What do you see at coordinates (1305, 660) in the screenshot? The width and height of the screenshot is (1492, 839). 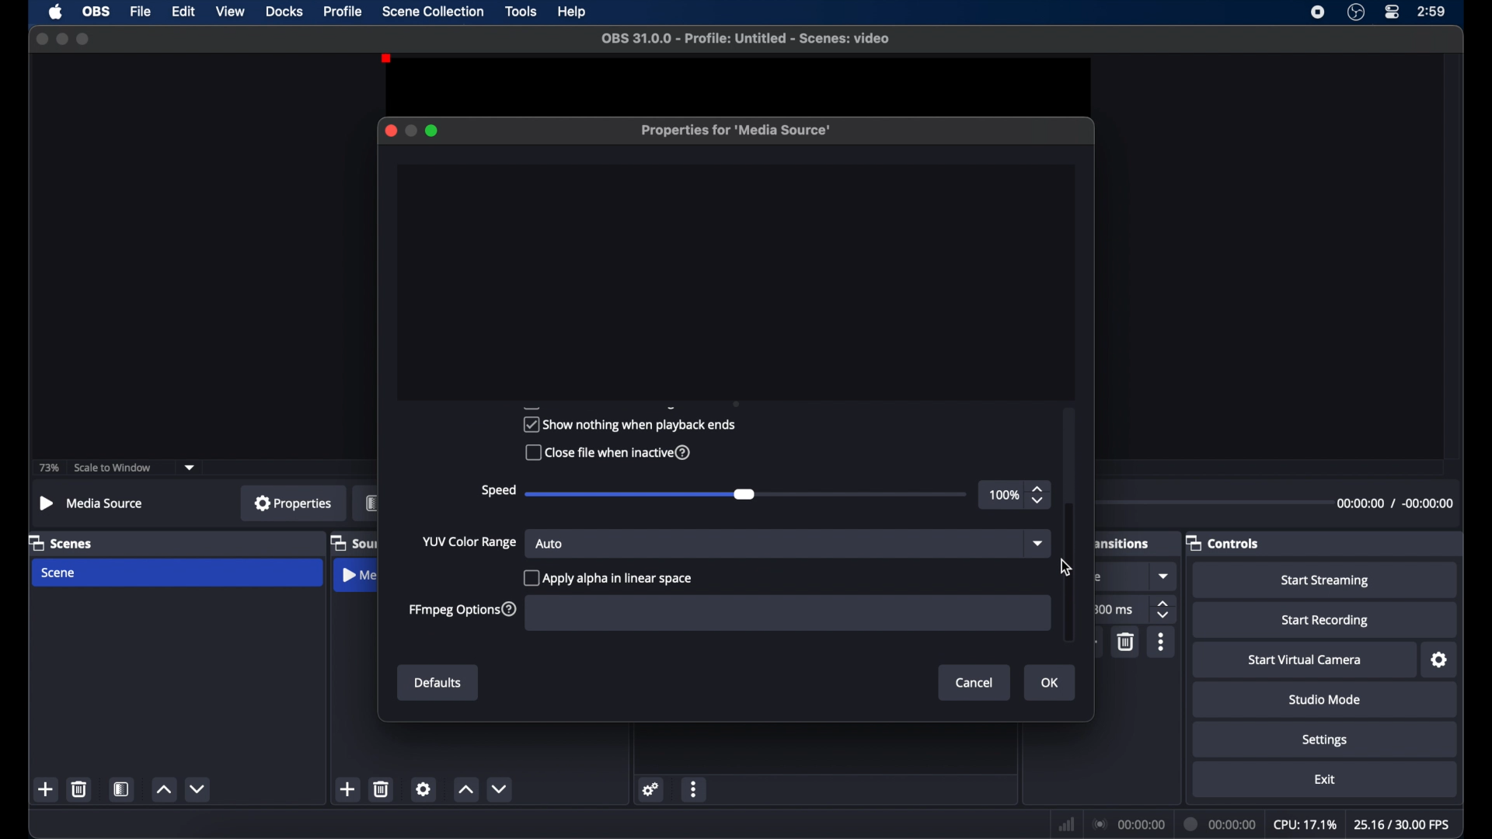 I see `start virtual camera` at bounding box center [1305, 660].